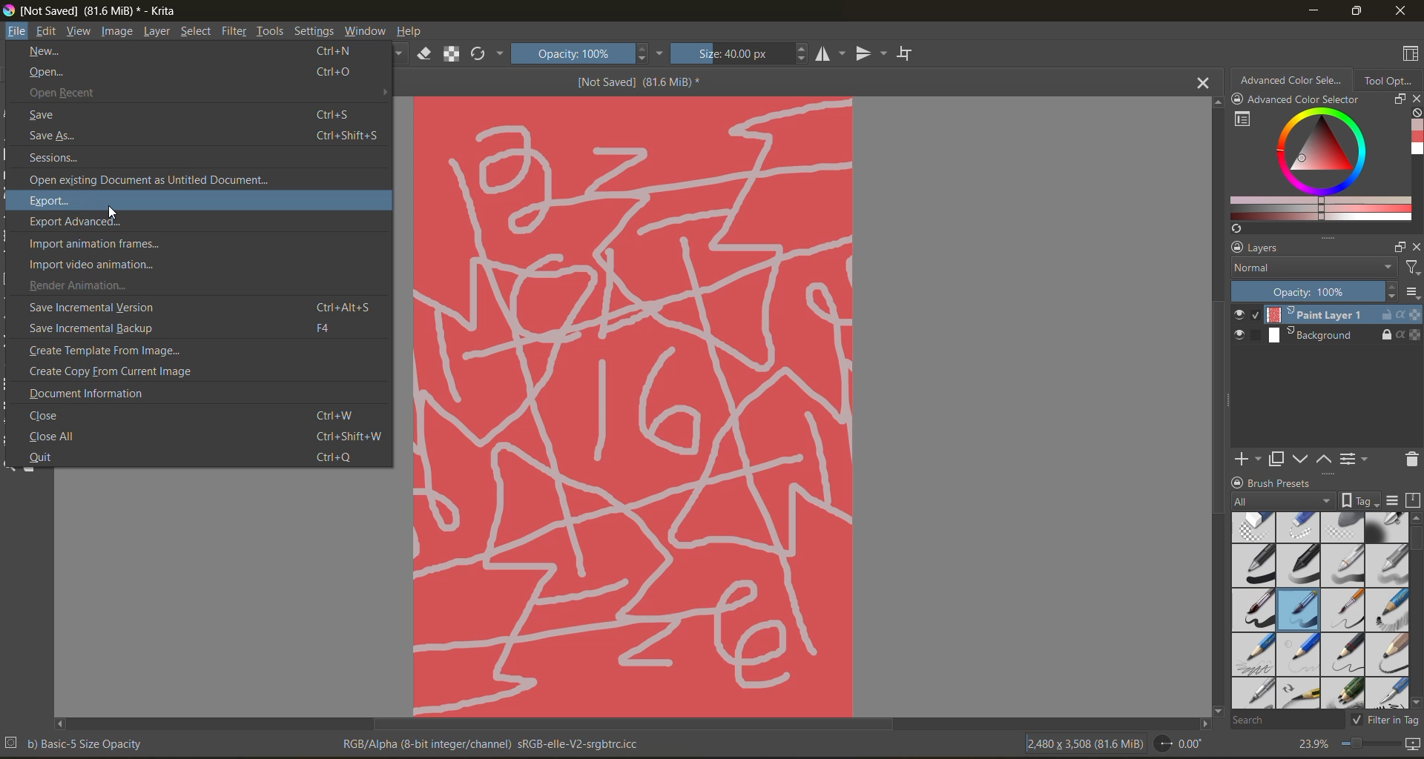 The height and width of the screenshot is (759, 1424). I want to click on duplicate mask, so click(1276, 460).